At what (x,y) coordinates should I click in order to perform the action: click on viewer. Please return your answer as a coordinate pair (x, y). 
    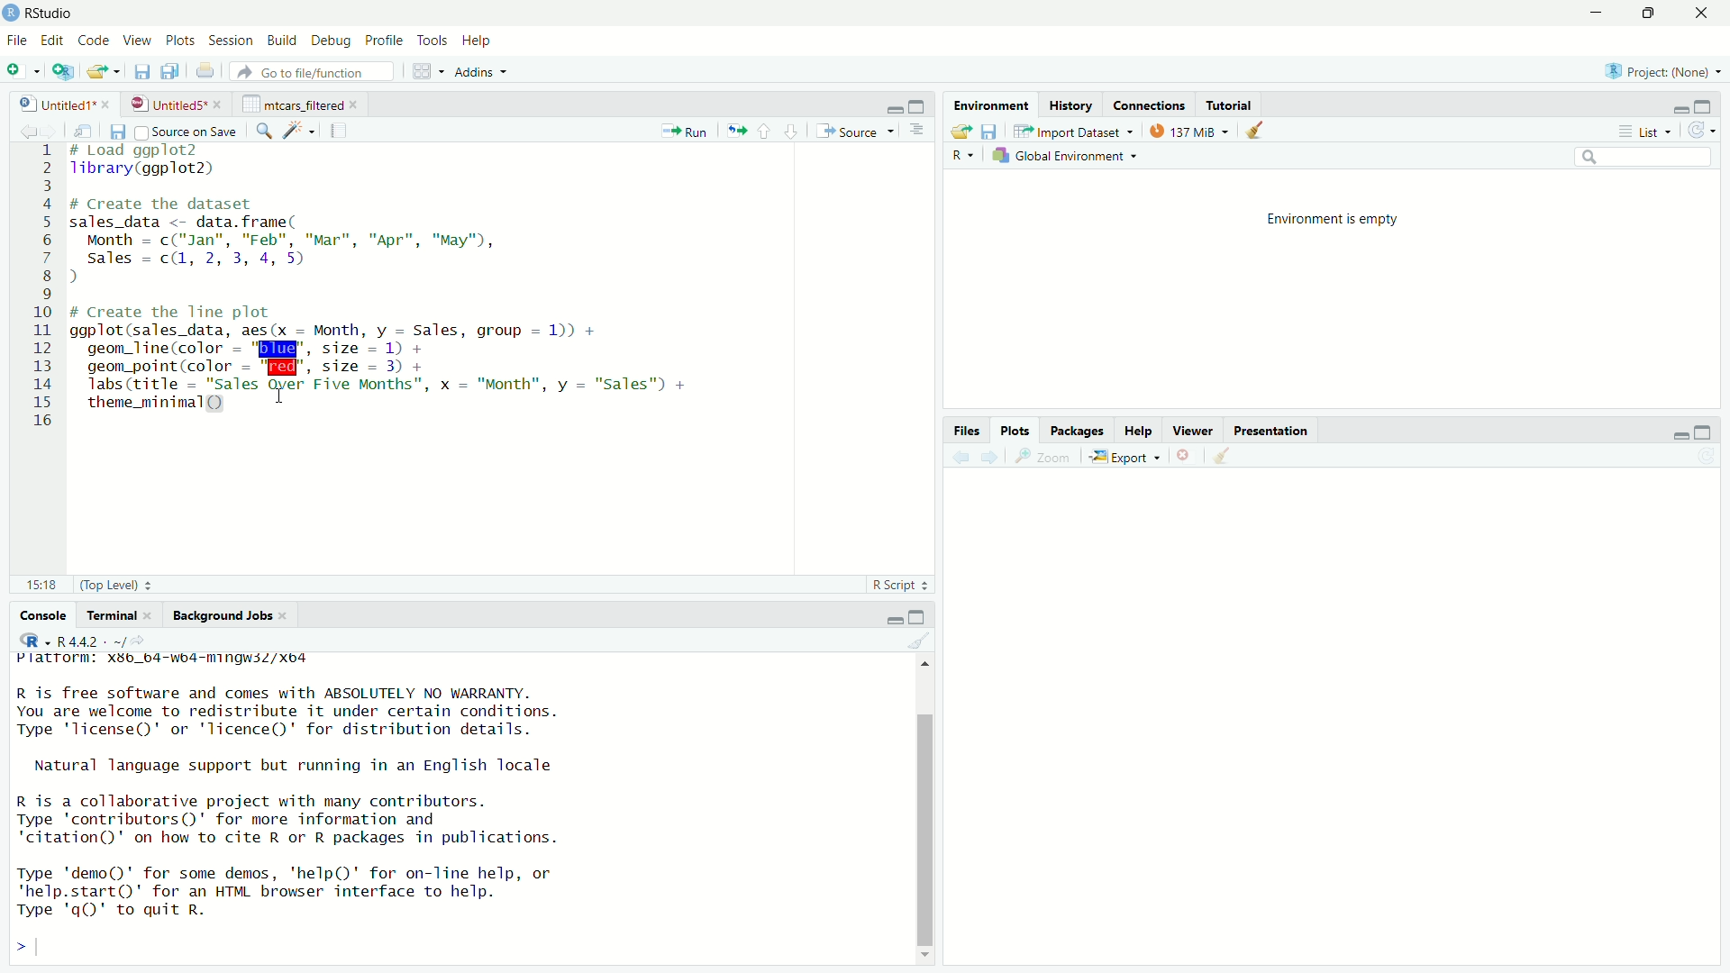
    Looking at the image, I should click on (1193, 431).